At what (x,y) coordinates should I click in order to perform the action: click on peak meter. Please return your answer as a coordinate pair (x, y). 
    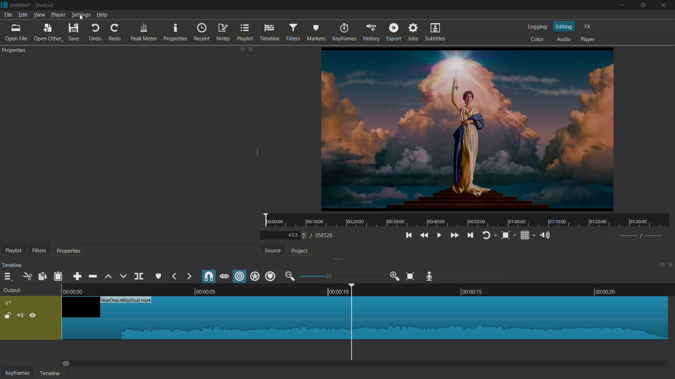
    Looking at the image, I should click on (144, 32).